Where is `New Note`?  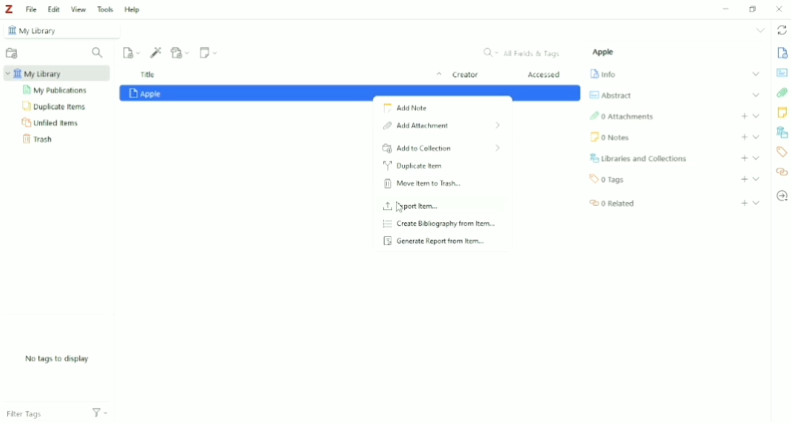 New Note is located at coordinates (209, 53).